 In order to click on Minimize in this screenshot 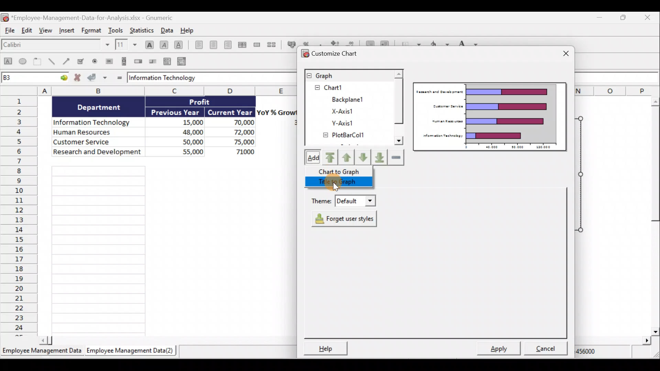, I will do `click(599, 18)`.